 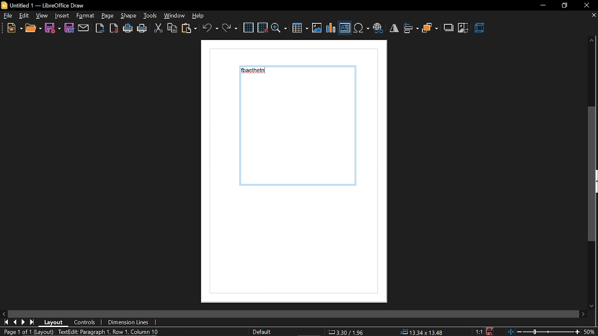 What do you see at coordinates (33, 28) in the screenshot?
I see `open` at bounding box center [33, 28].